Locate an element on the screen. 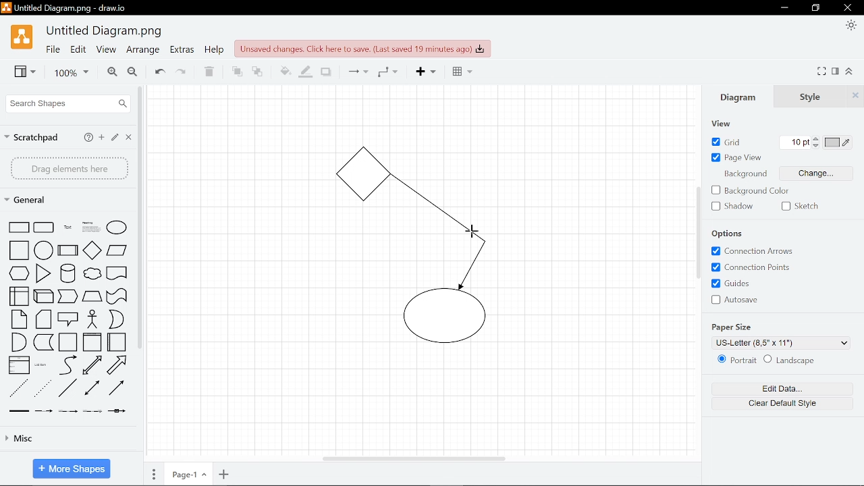  Misc is located at coordinates (69, 441).